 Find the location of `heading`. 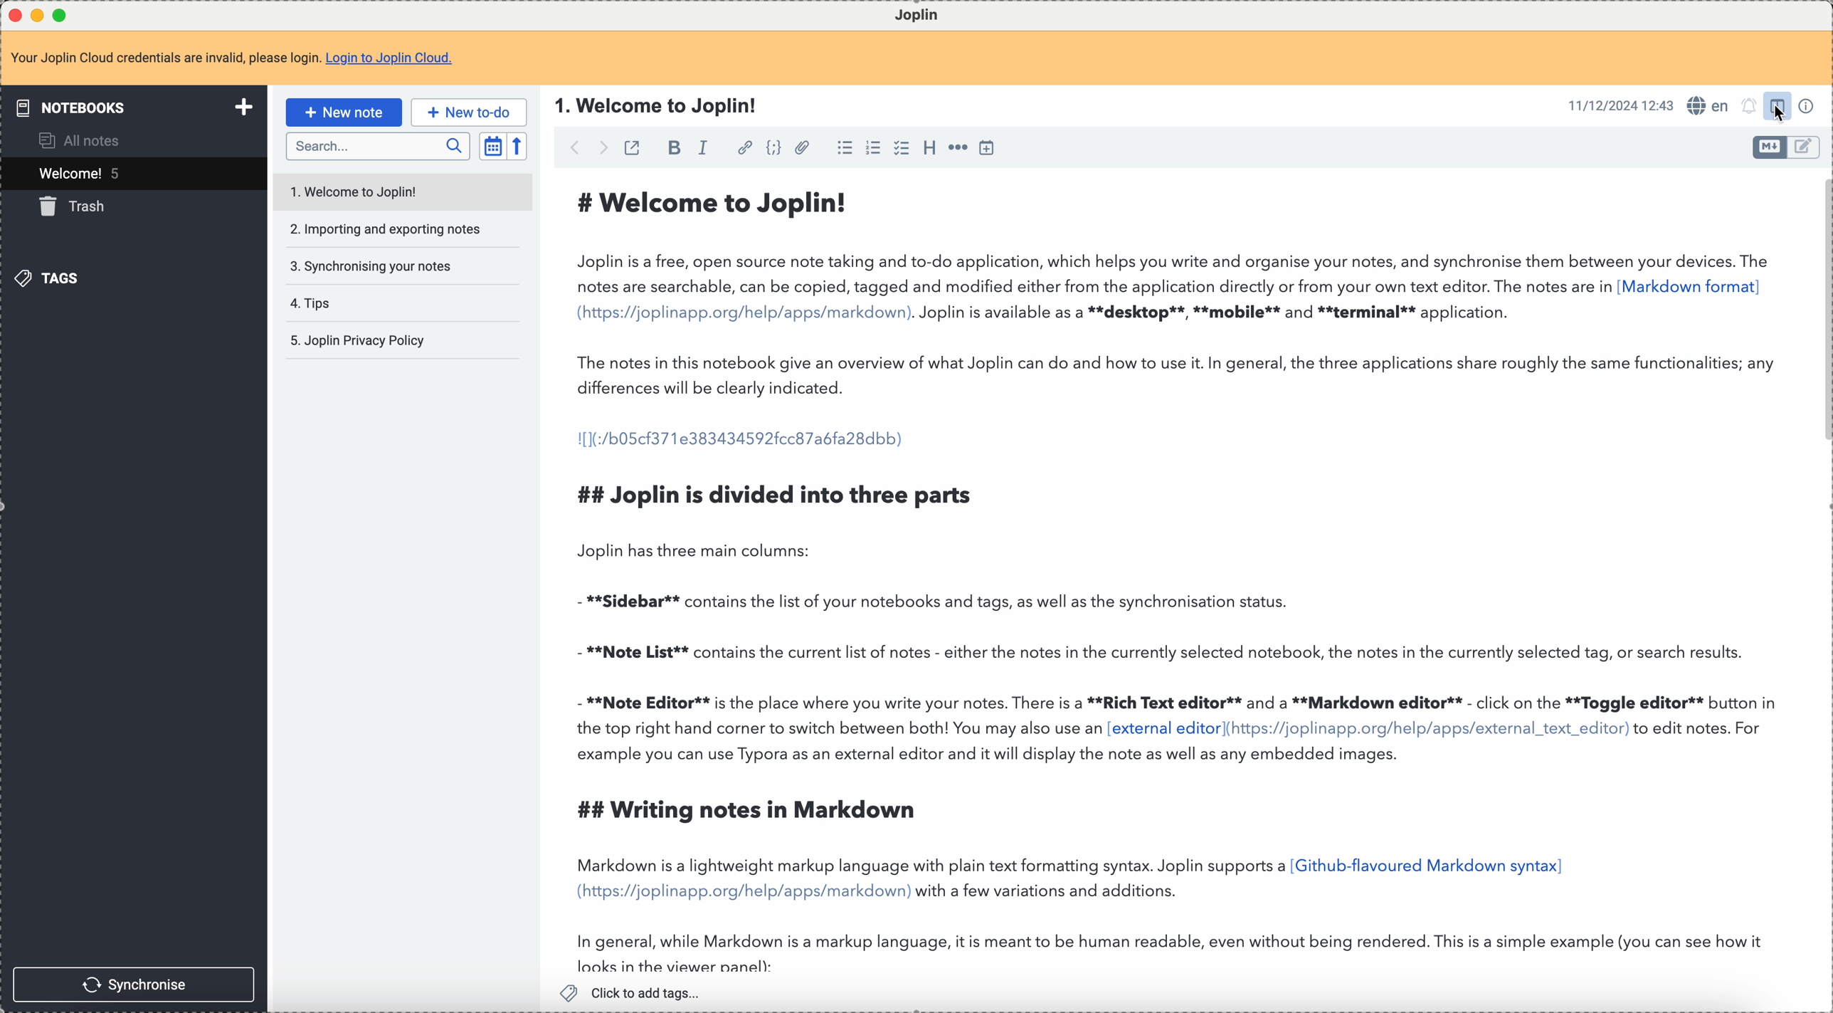

heading is located at coordinates (931, 149).